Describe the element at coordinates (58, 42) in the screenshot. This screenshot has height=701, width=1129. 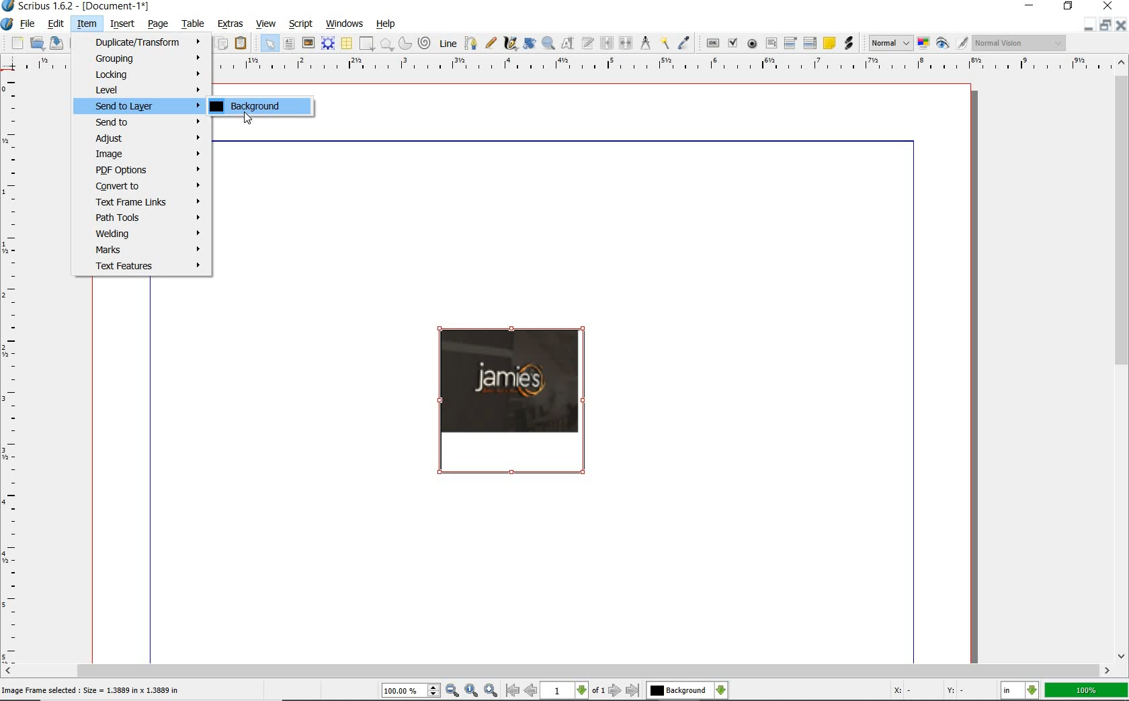
I see `save` at that location.